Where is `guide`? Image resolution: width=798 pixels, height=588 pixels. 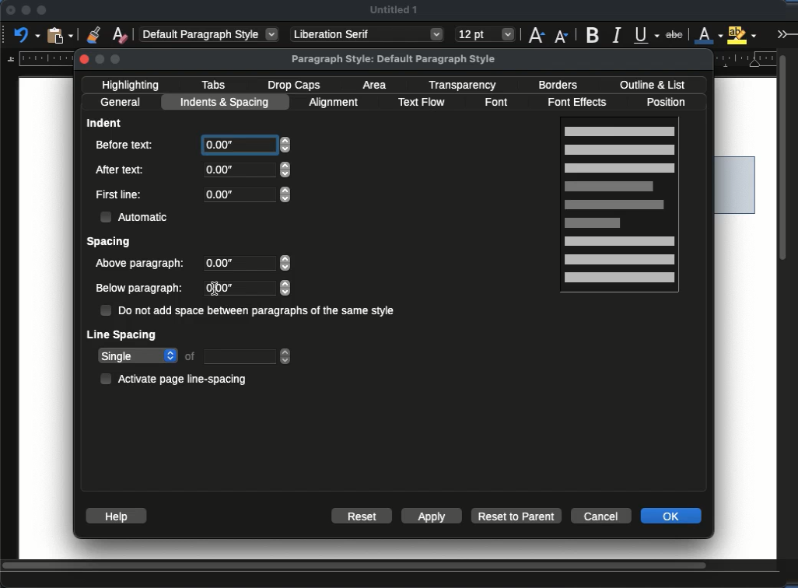 guide is located at coordinates (37, 58).